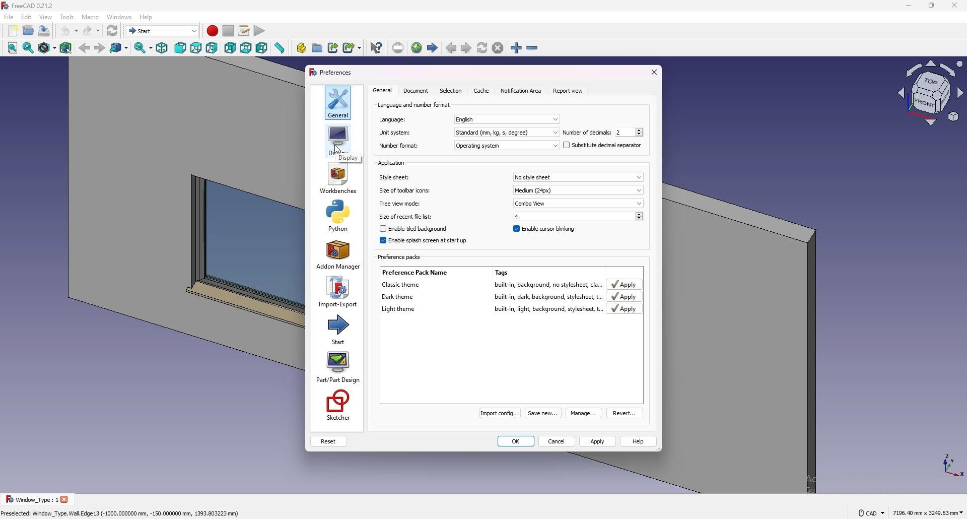 The image size is (967, 519). What do you see at coordinates (331, 73) in the screenshot?
I see `preferences` at bounding box center [331, 73].